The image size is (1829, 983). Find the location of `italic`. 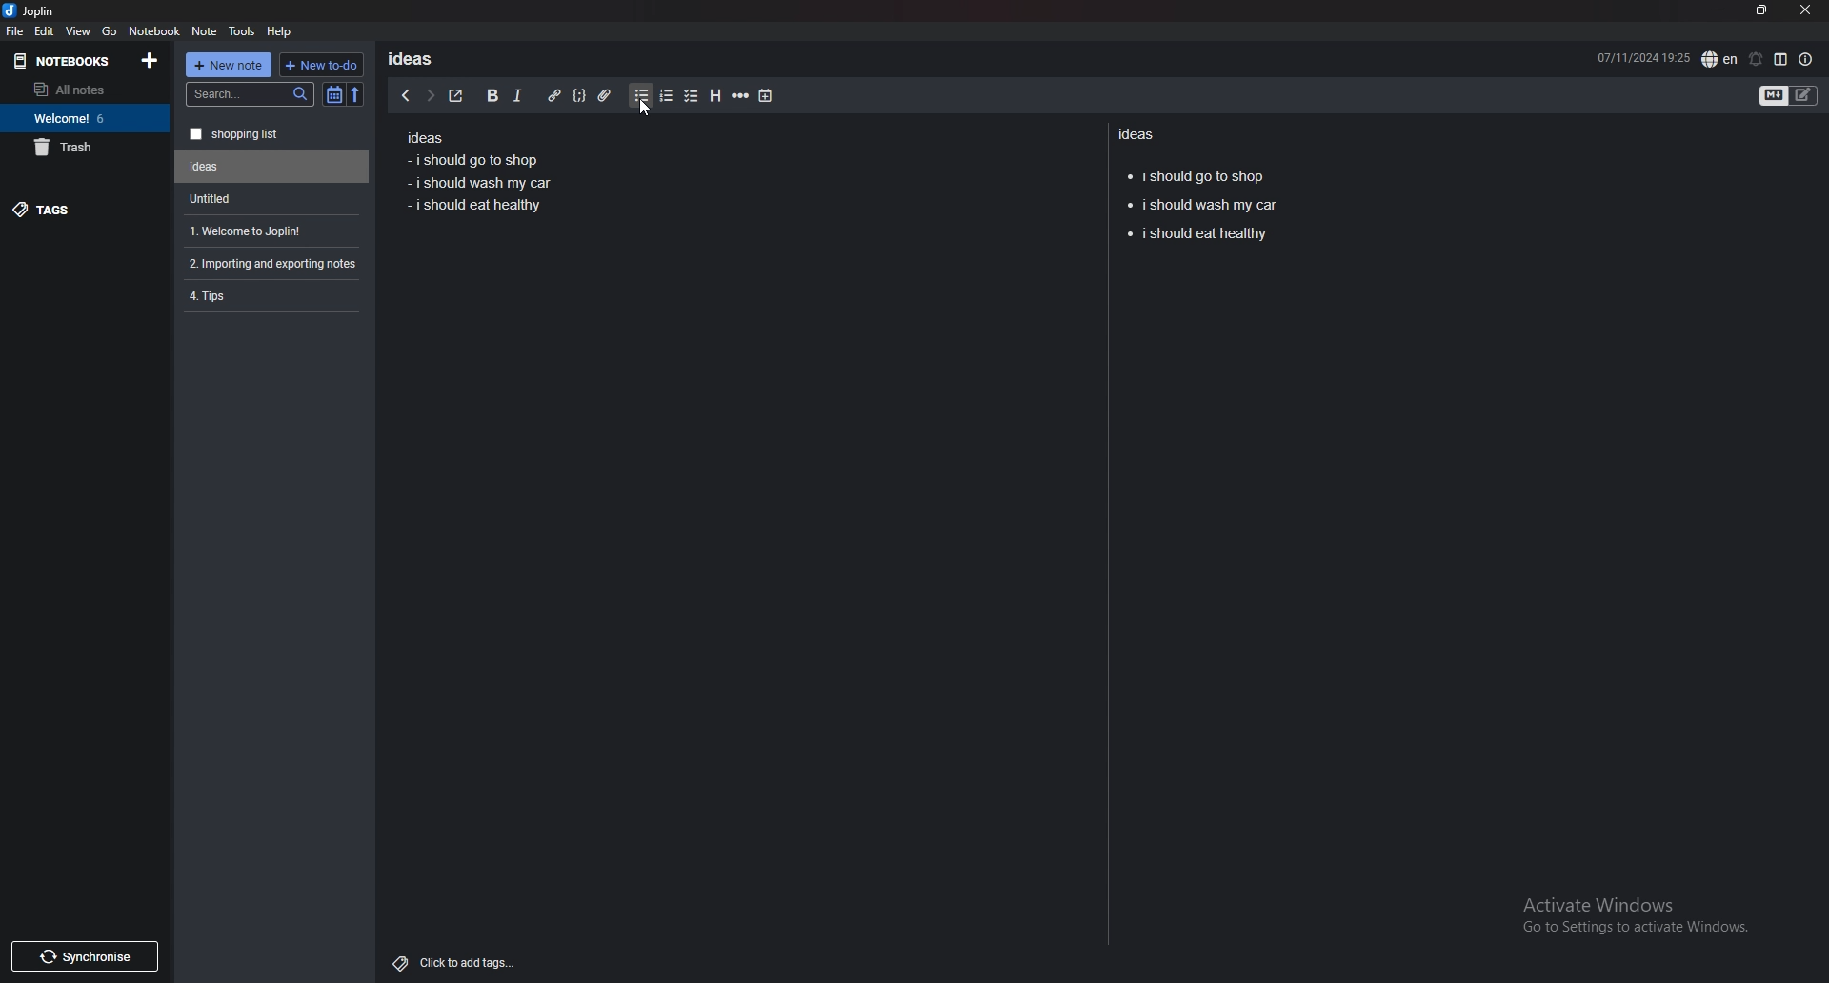

italic is located at coordinates (516, 96).